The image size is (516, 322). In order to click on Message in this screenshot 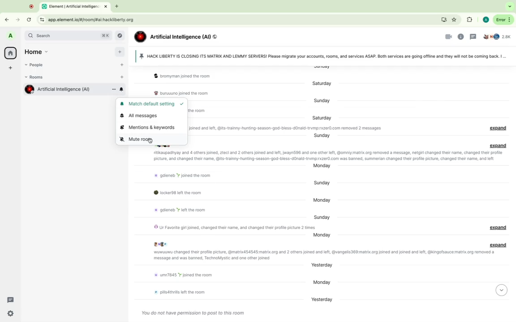, I will do `click(194, 77)`.